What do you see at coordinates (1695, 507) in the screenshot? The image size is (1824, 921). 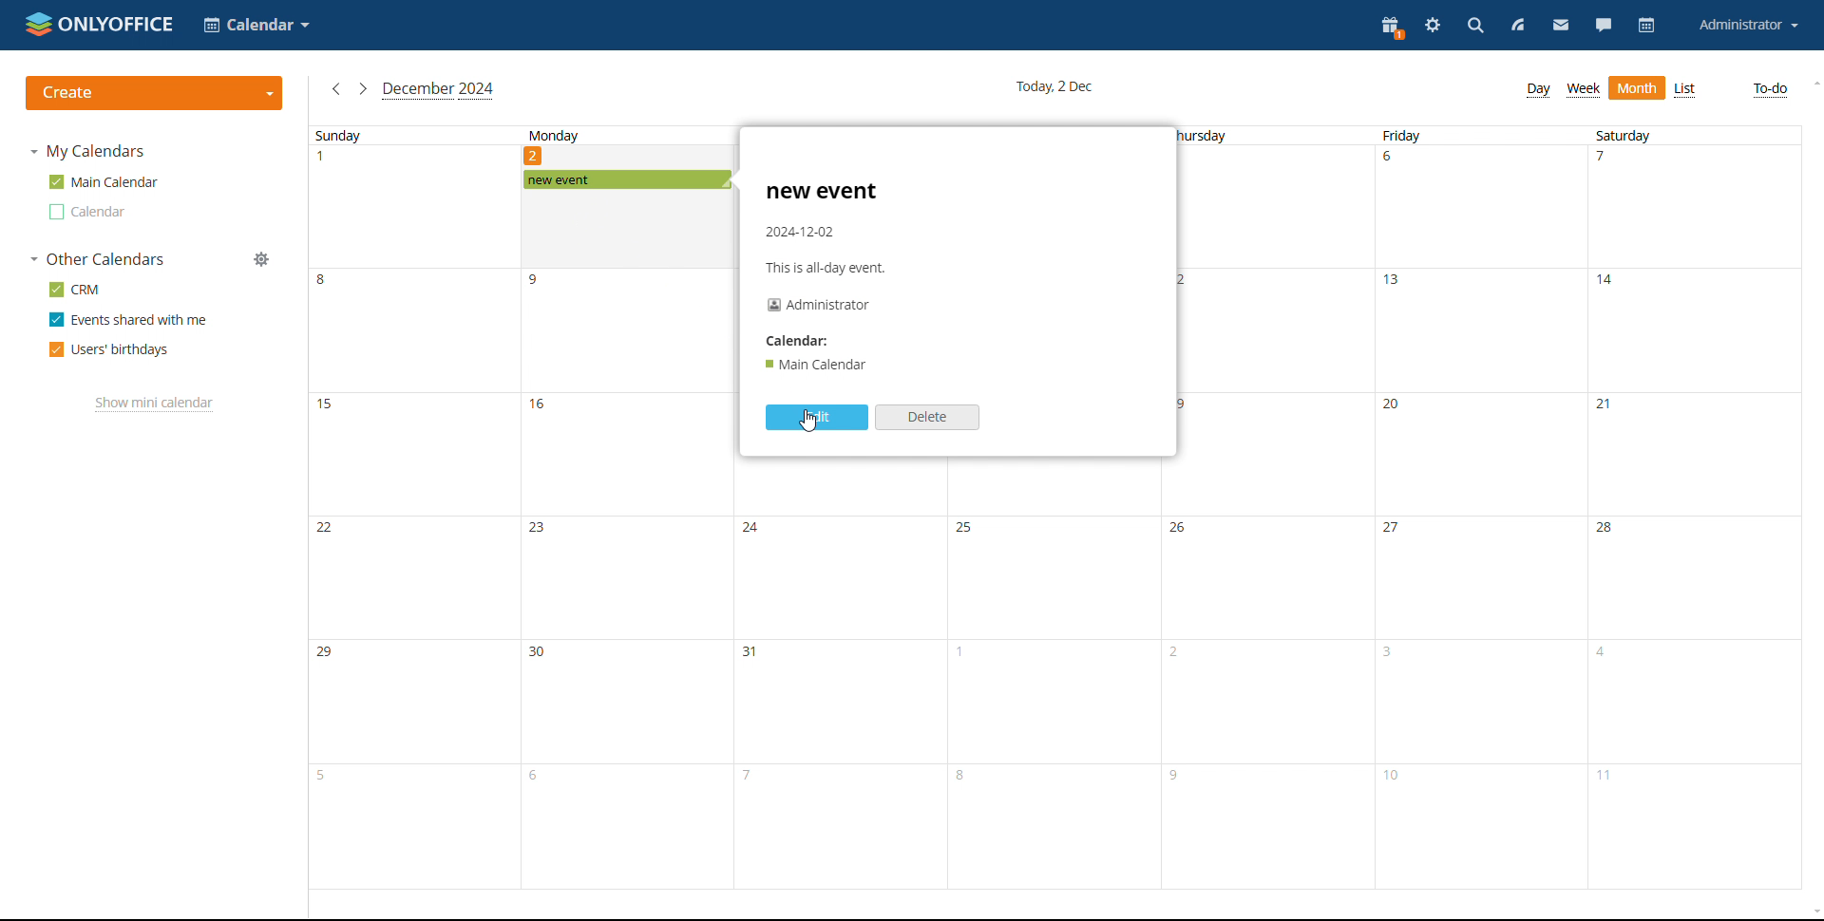 I see `saturday` at bounding box center [1695, 507].